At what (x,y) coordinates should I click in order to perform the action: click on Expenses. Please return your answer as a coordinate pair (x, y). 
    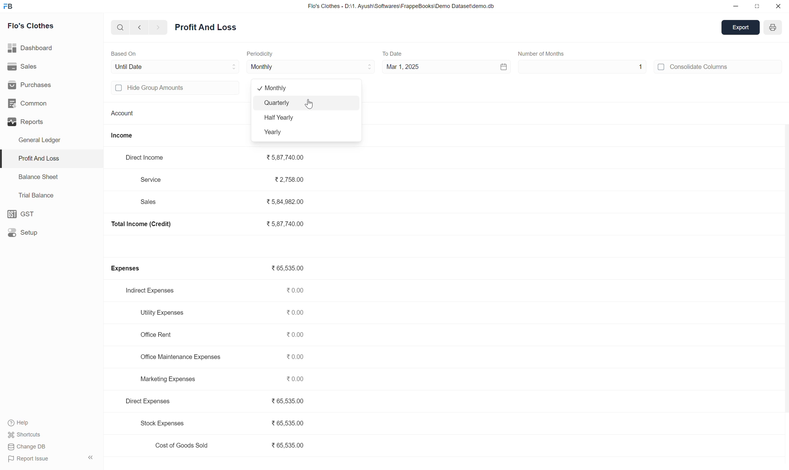
    Looking at the image, I should click on (128, 269).